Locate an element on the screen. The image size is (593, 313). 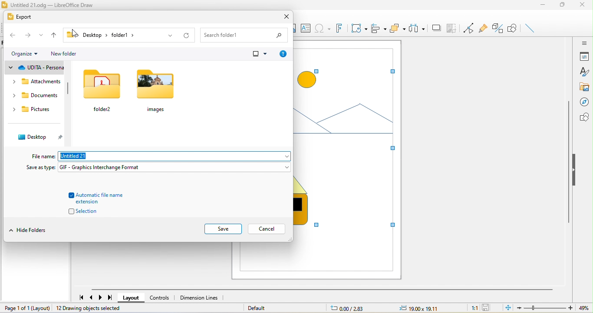
default is located at coordinates (257, 308).